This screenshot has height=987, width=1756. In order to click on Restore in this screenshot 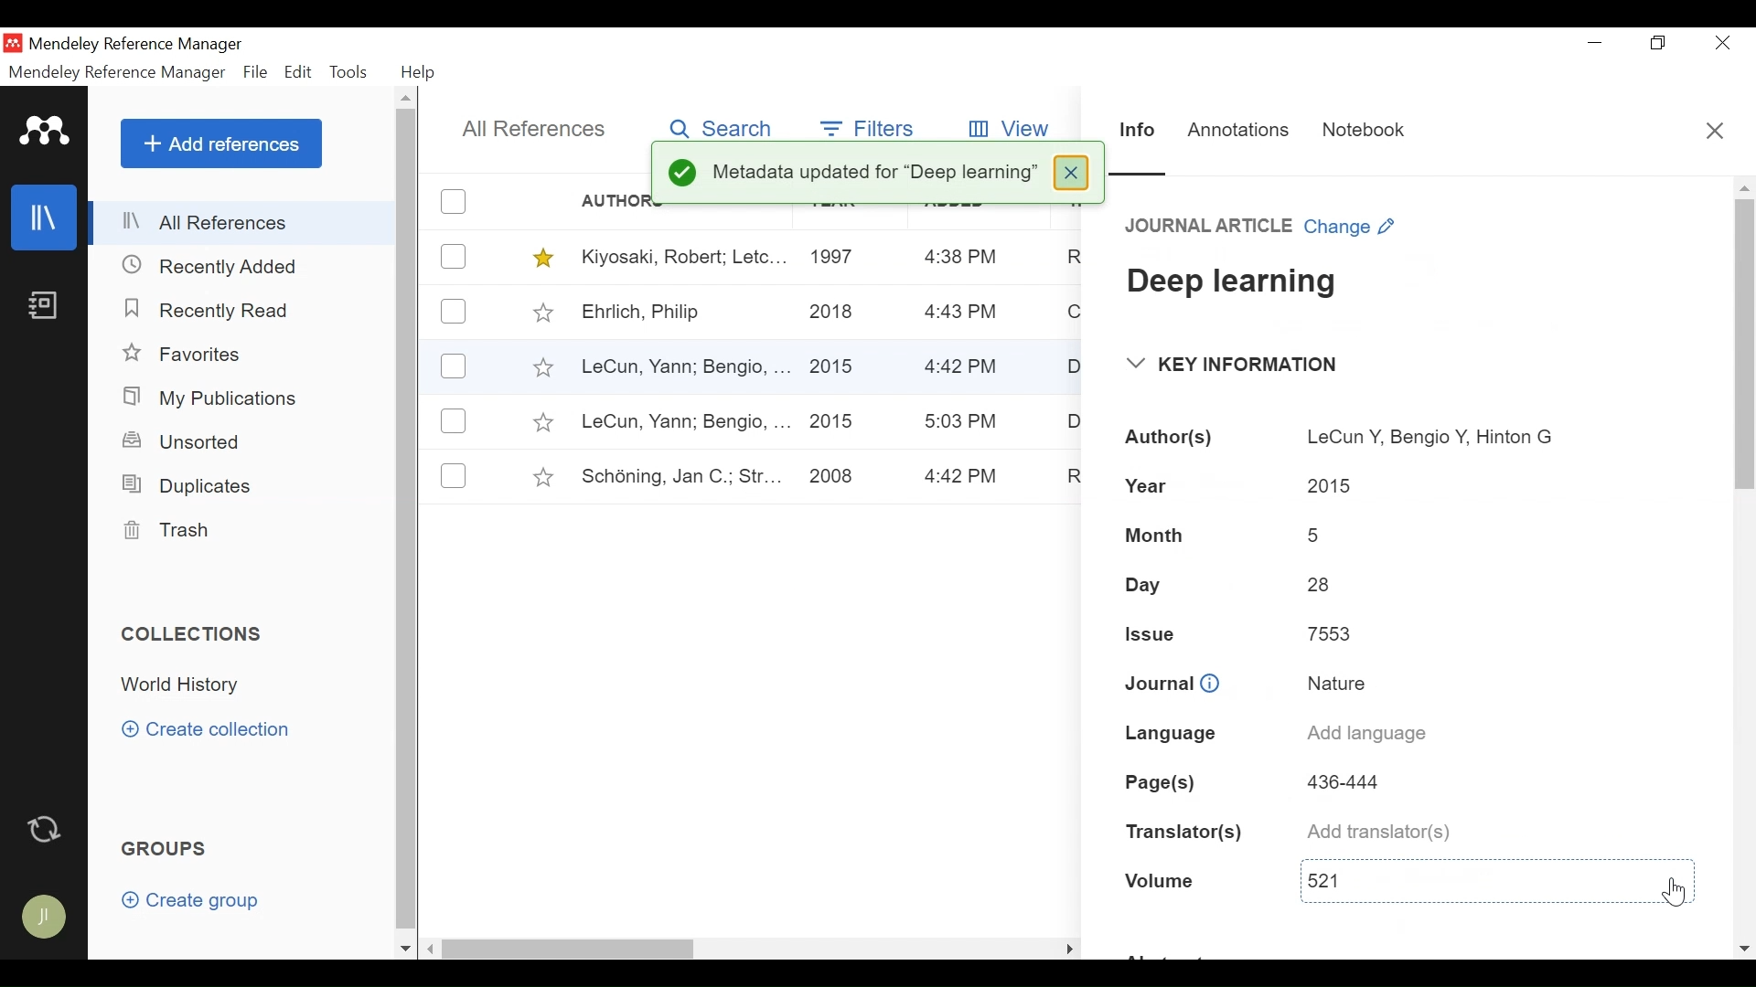, I will do `click(1660, 43)`.